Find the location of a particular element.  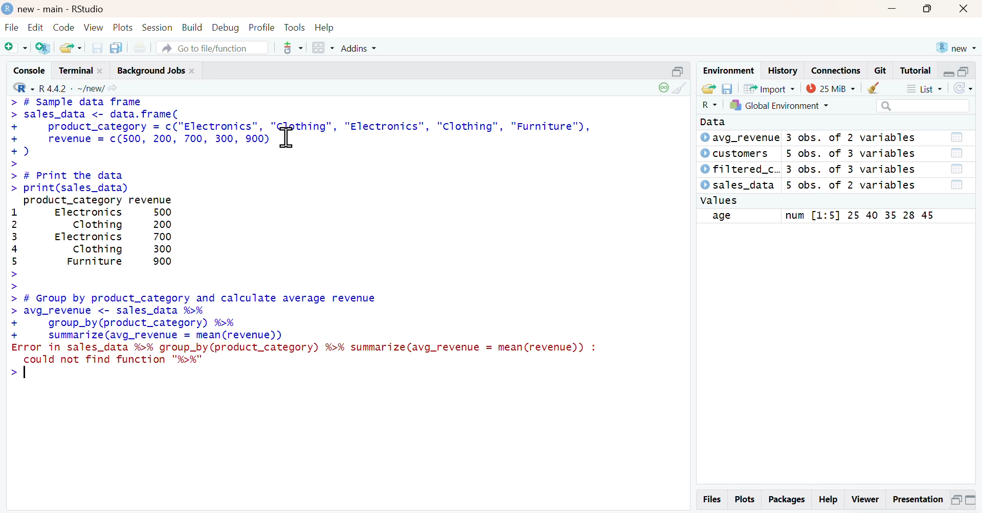

List is located at coordinates (923, 88).